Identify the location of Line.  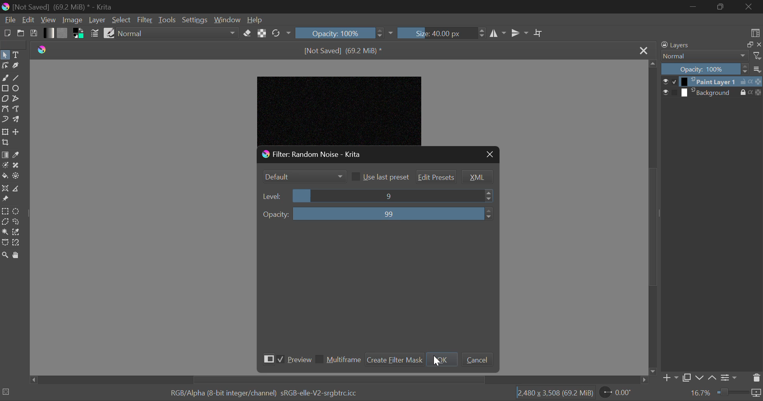
(17, 79).